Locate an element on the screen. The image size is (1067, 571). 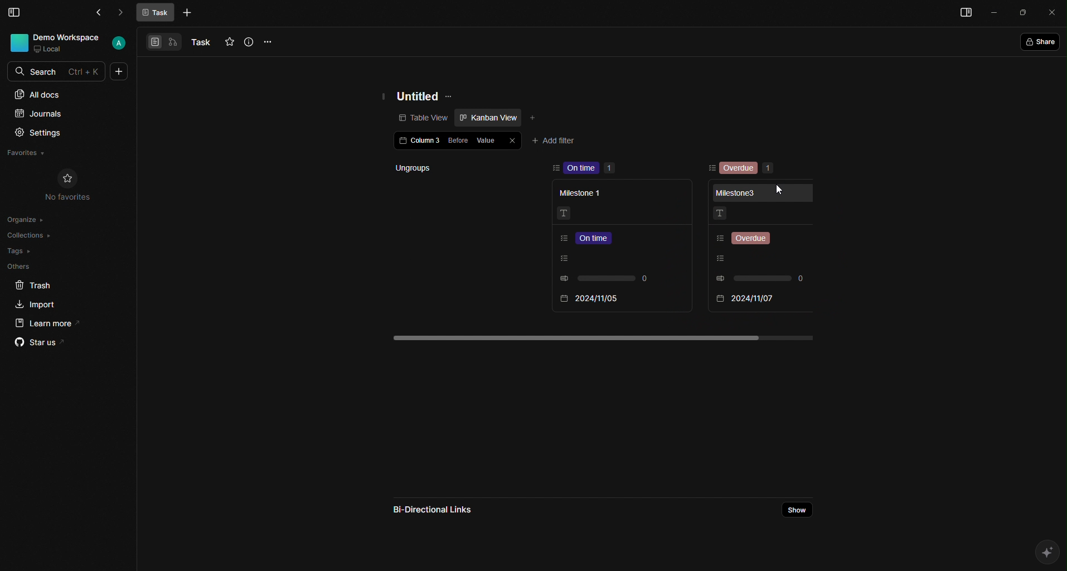
View 1 is located at coordinates (152, 41).